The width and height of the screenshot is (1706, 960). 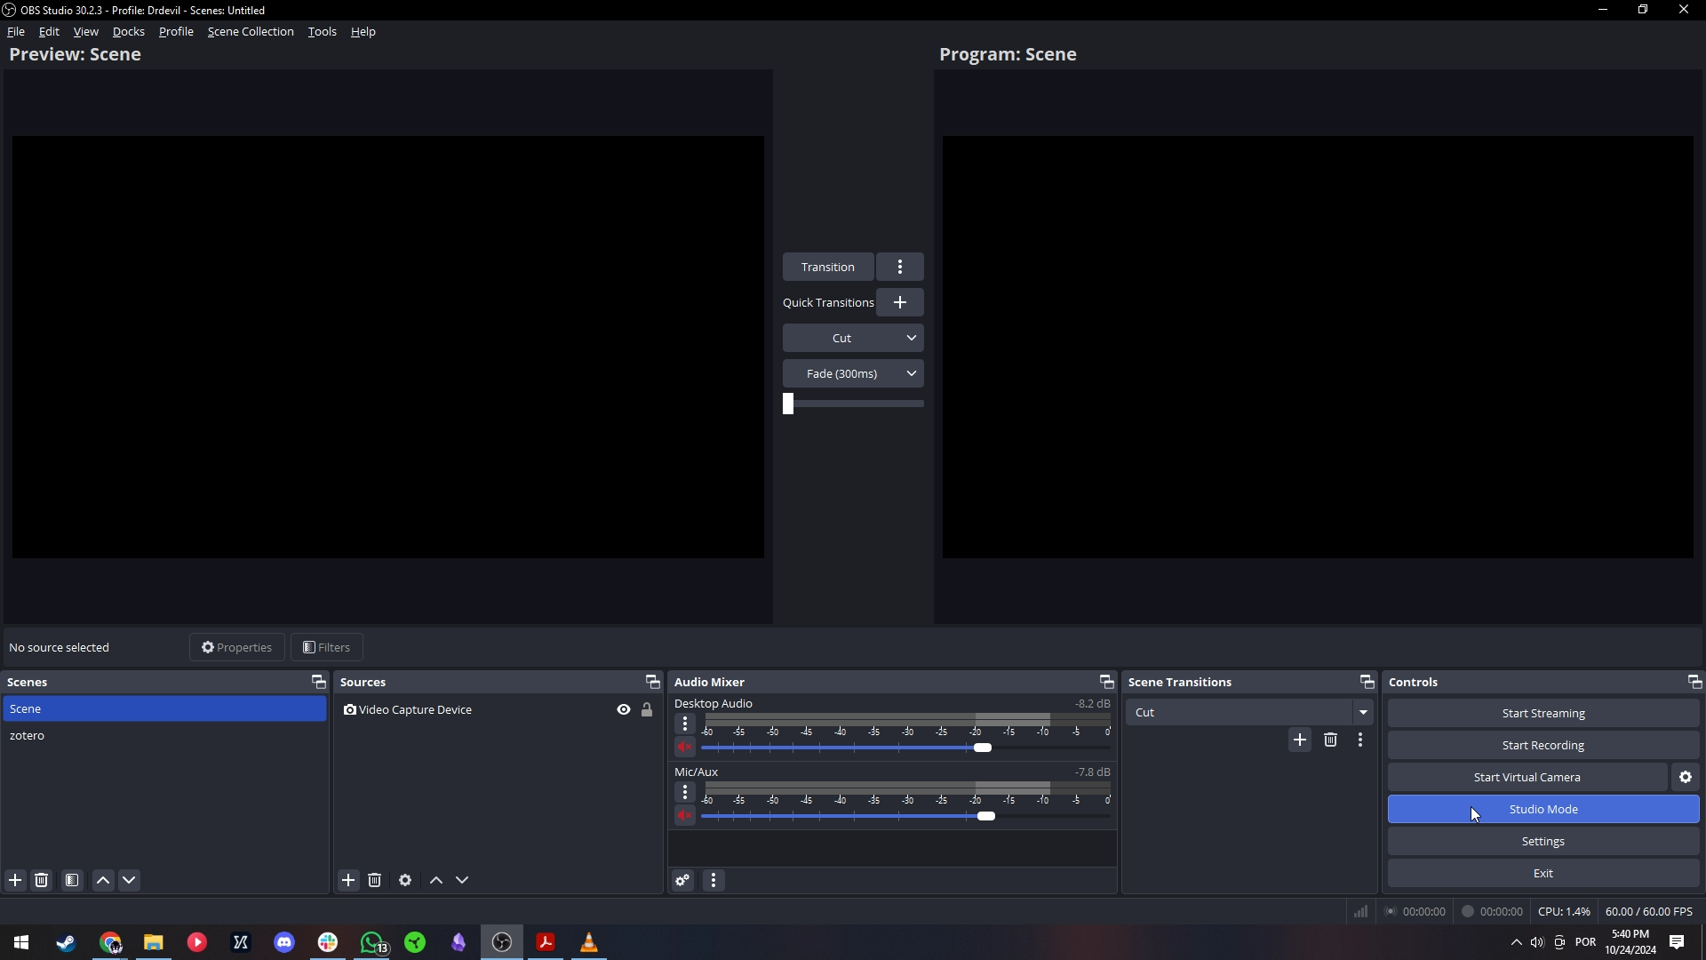 What do you see at coordinates (622, 709) in the screenshot?
I see `Source 1 visibility` at bounding box center [622, 709].